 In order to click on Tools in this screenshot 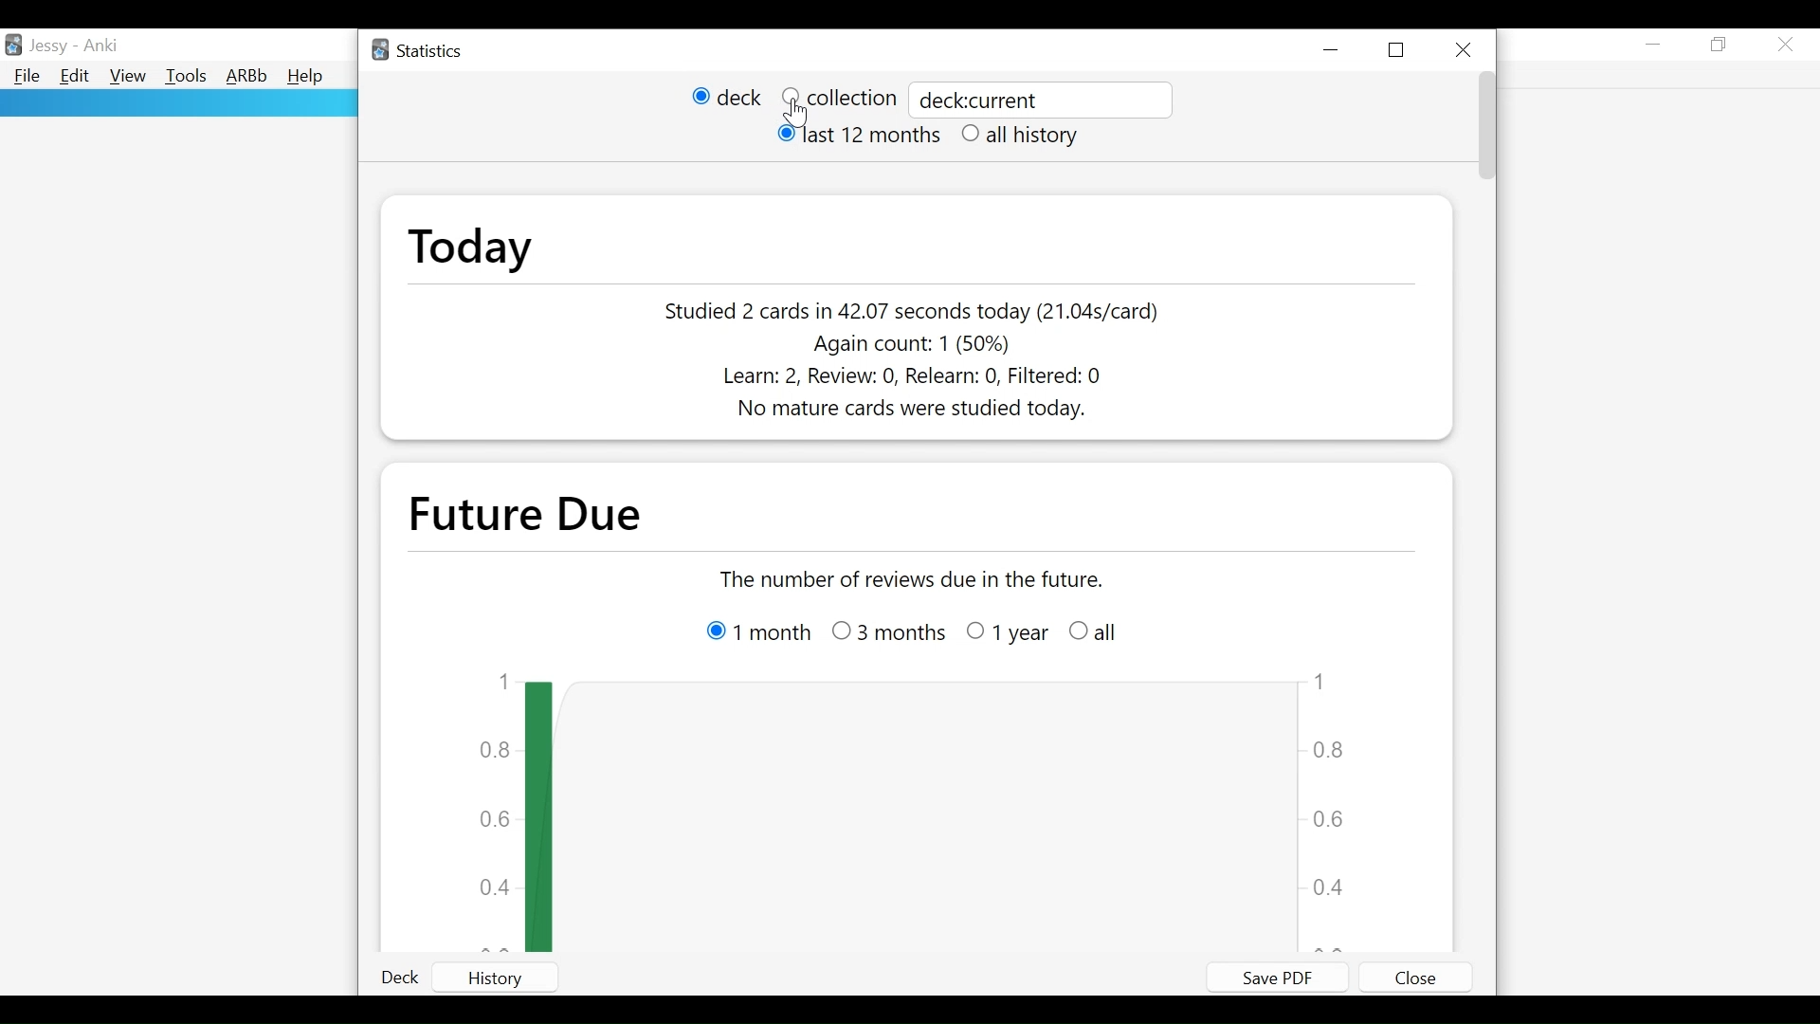, I will do `click(186, 78)`.